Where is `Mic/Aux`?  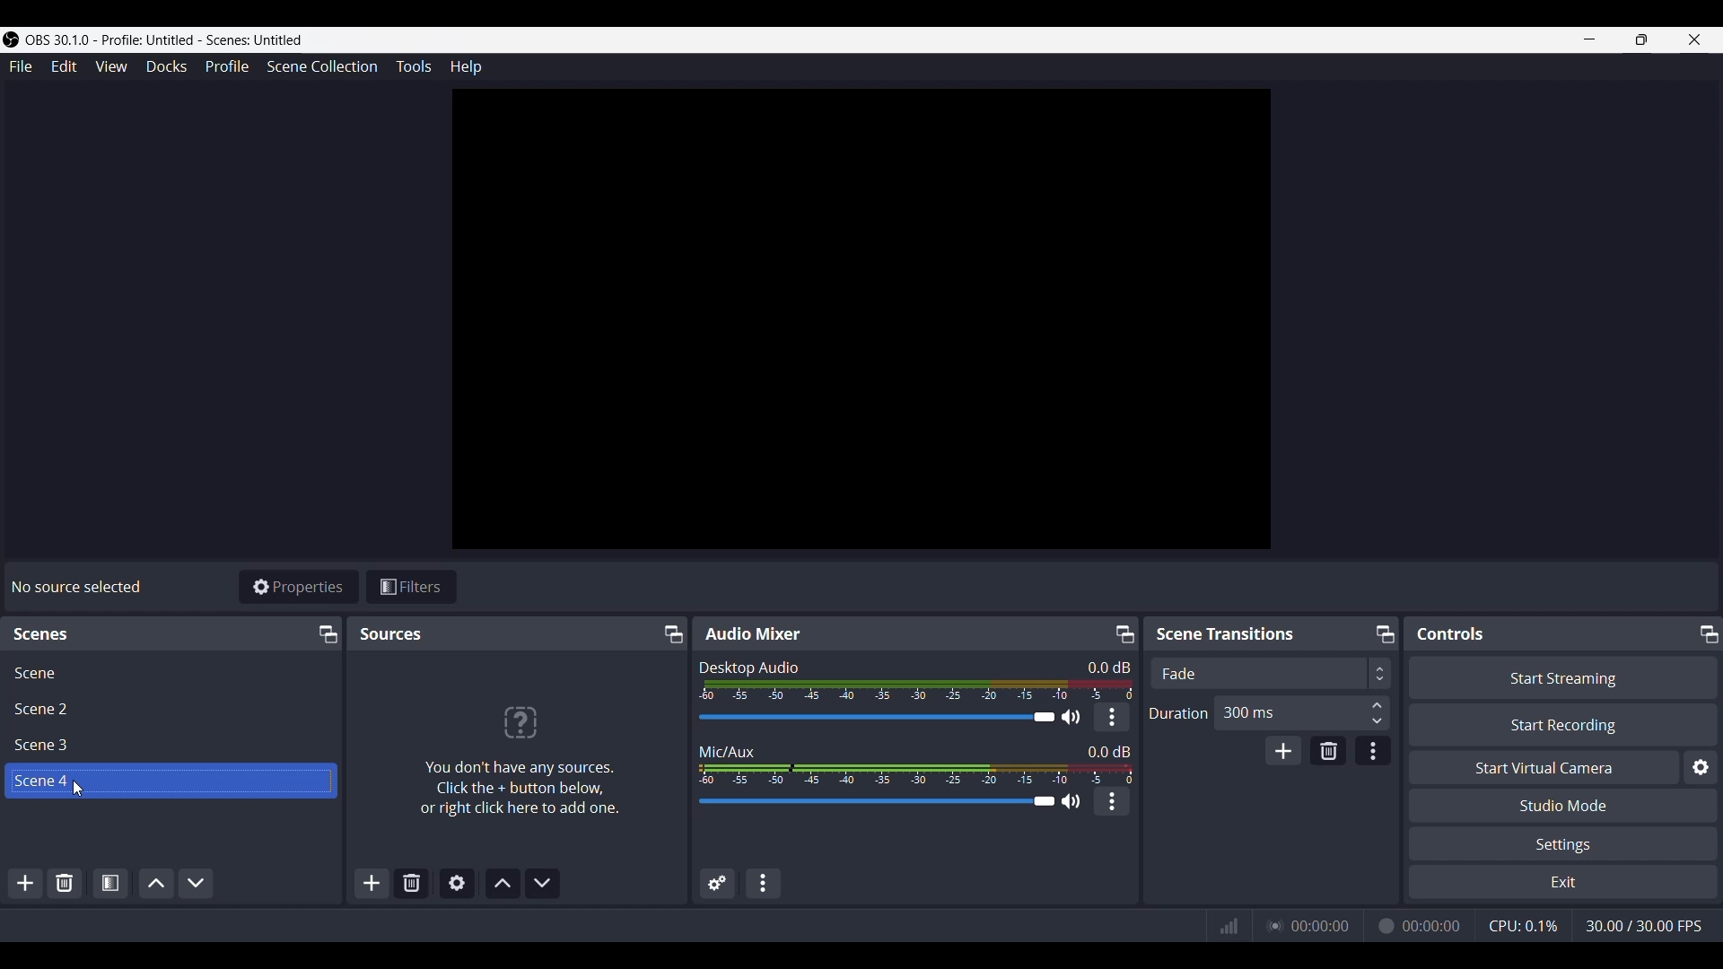 Mic/Aux is located at coordinates (727, 750).